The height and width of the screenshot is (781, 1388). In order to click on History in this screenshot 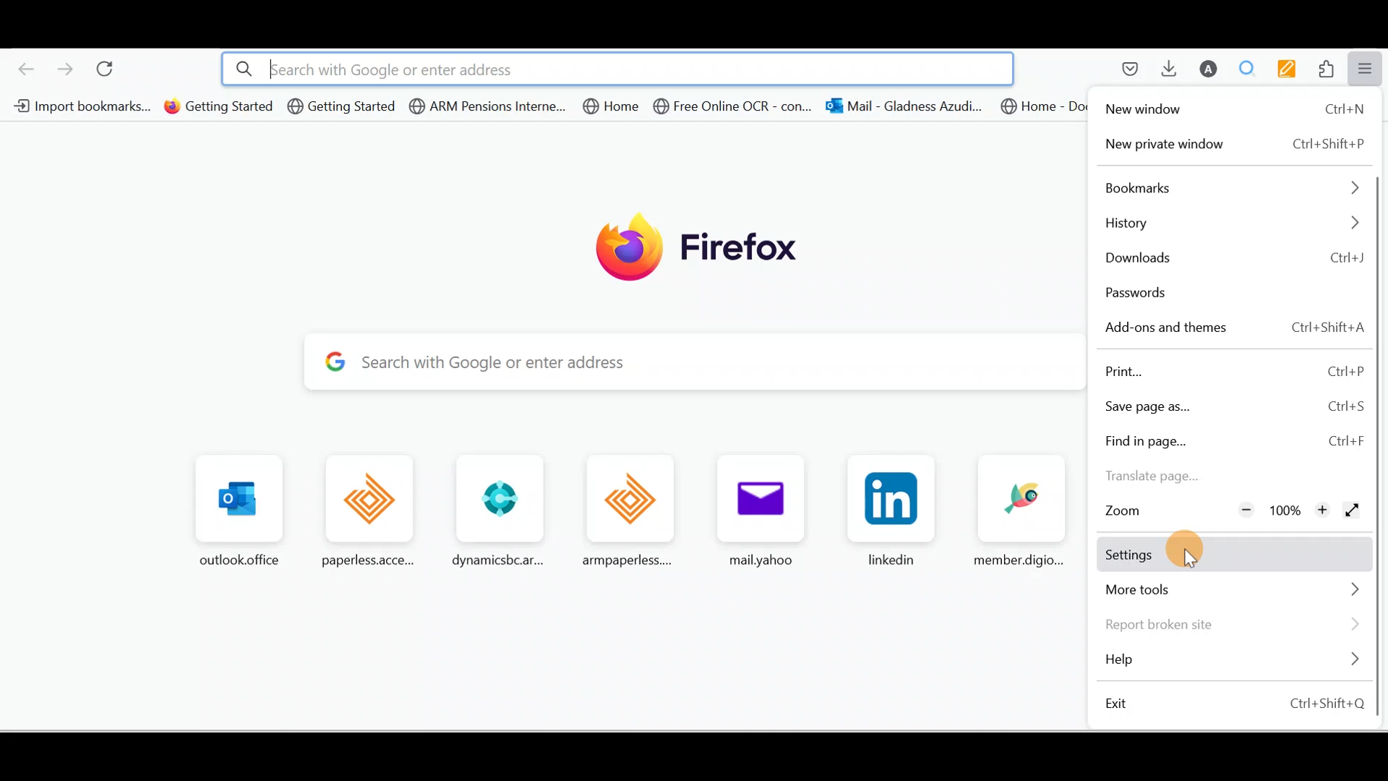, I will do `click(1230, 226)`.